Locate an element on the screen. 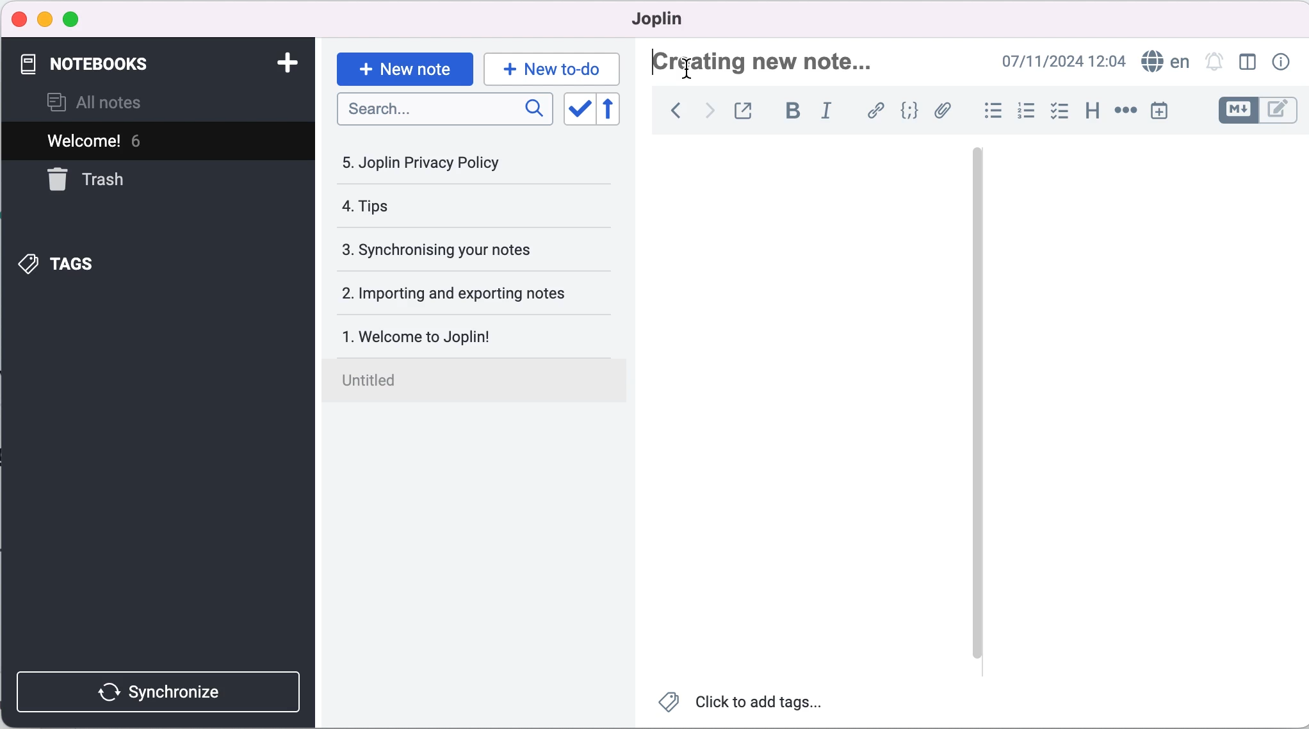 The image size is (1309, 729). untitled note is located at coordinates (478, 378).